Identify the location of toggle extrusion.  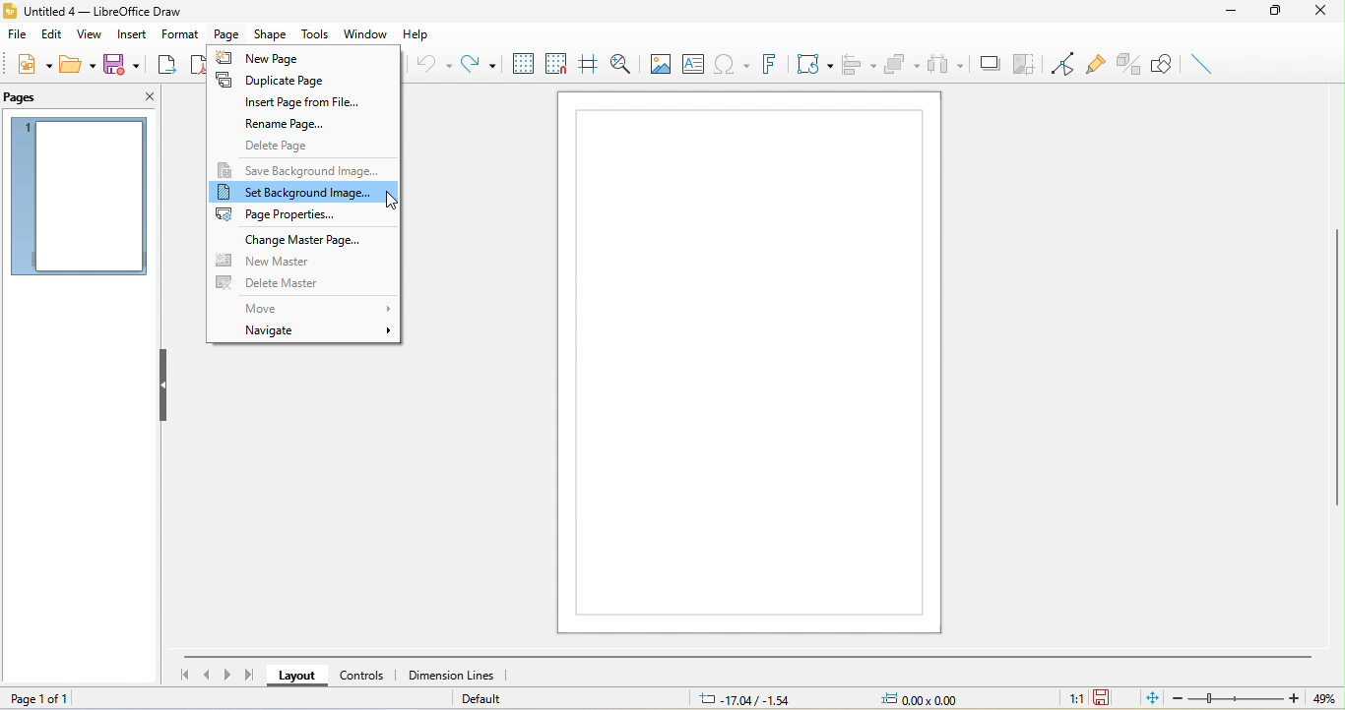
(1128, 63).